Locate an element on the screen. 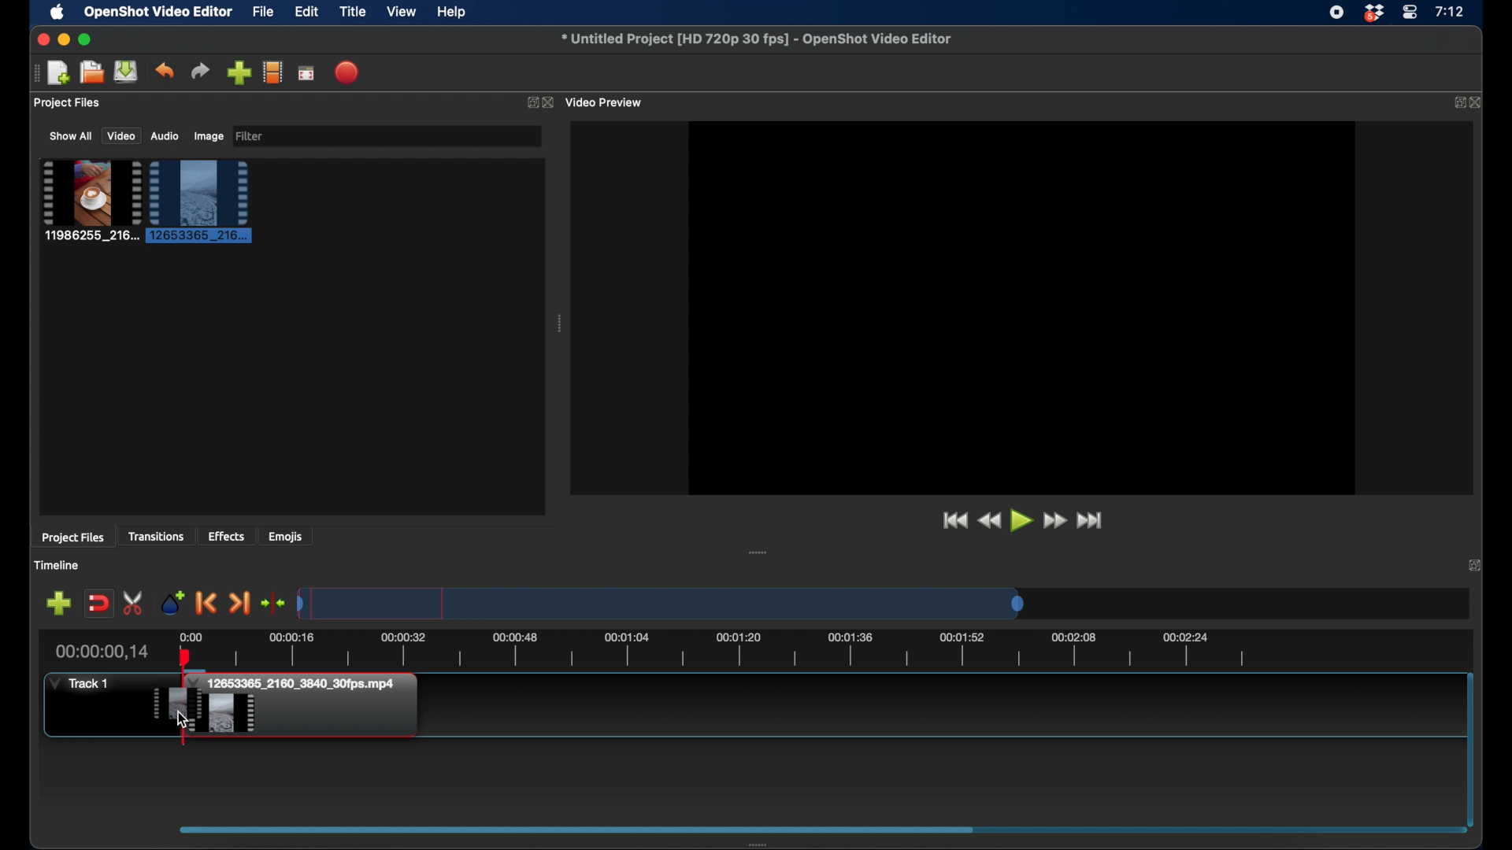 Image resolution: width=1512 pixels, height=850 pixels. audio is located at coordinates (165, 136).